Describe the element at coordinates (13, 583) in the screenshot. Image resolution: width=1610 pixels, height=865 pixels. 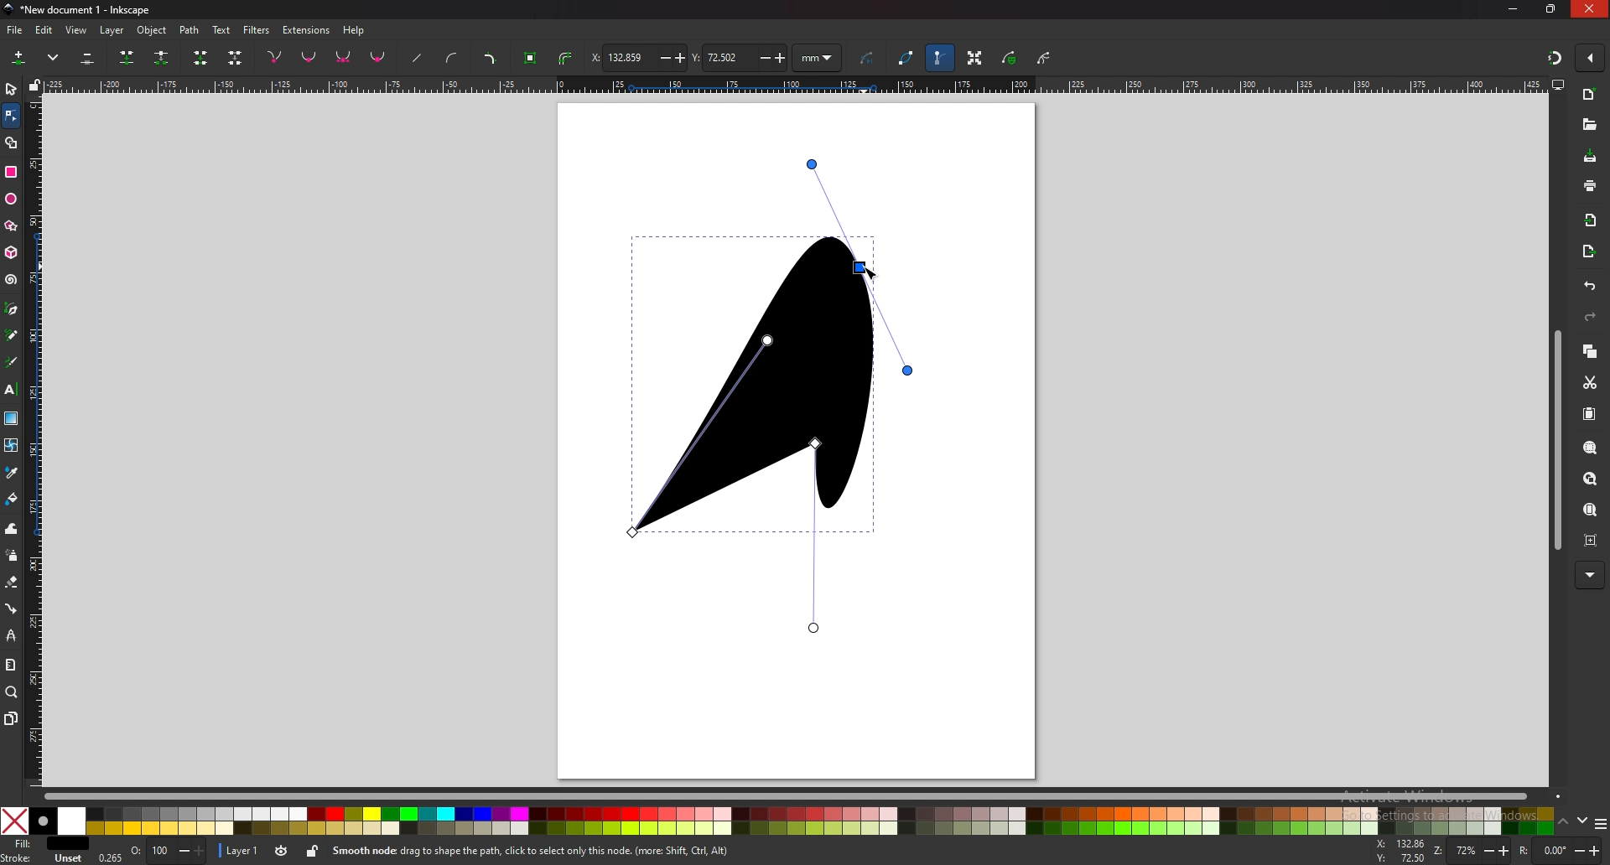
I see `eraser` at that location.